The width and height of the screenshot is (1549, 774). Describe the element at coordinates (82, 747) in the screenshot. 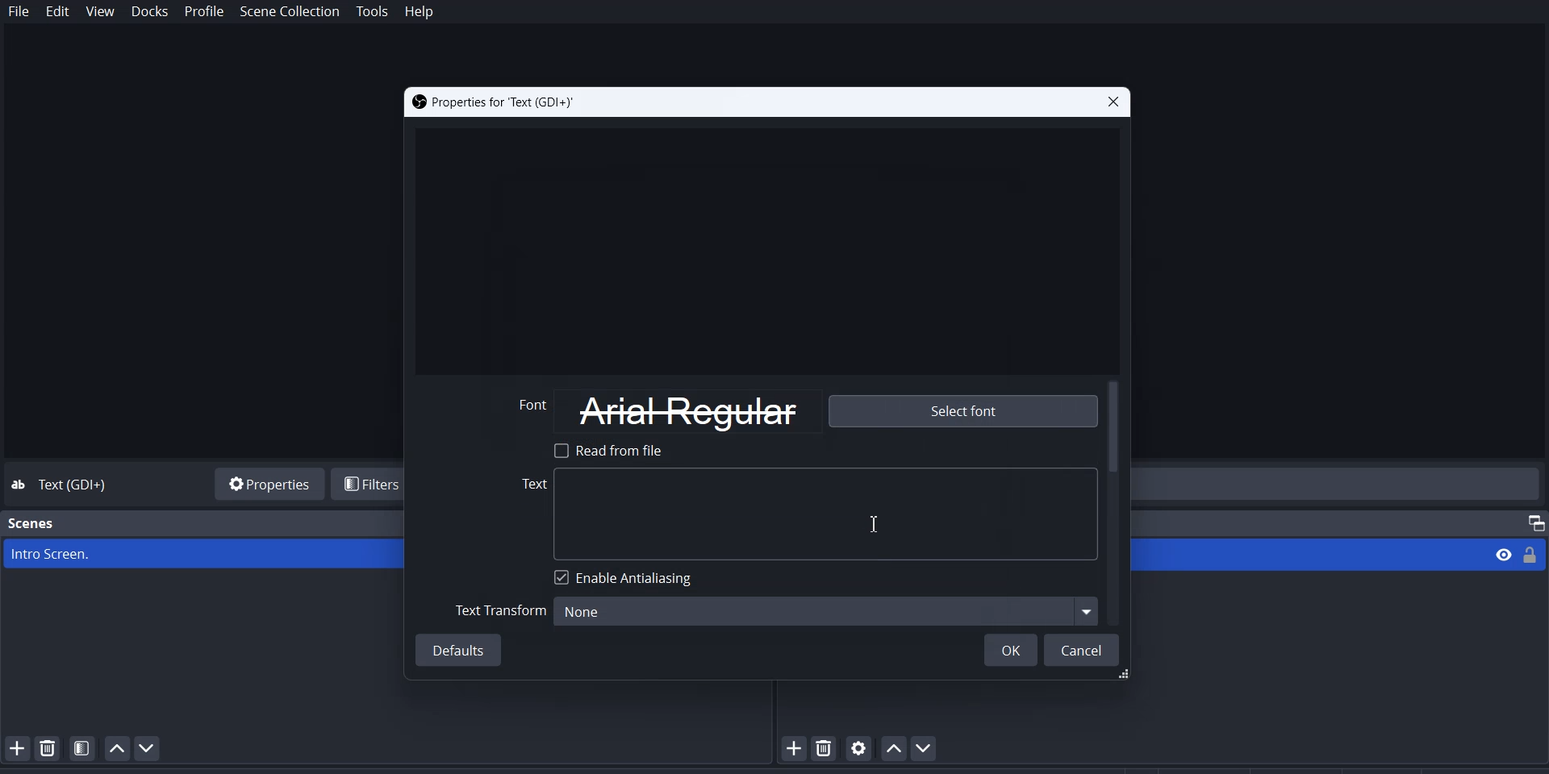

I see `Open Scene Filter` at that location.